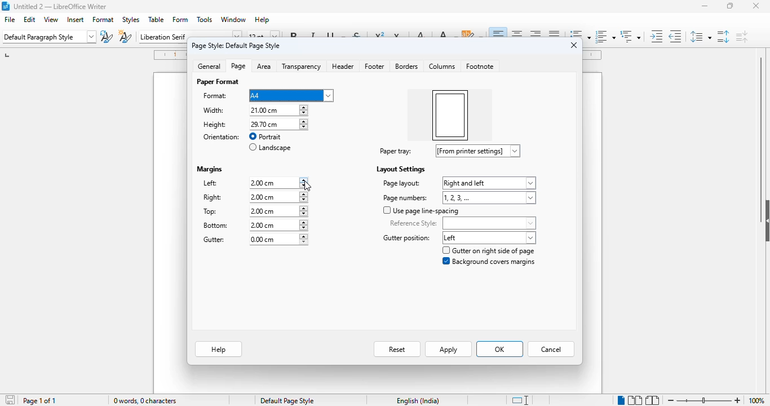 Image resolution: width=770 pixels, height=406 pixels. I want to click on page layout options, so click(490, 182).